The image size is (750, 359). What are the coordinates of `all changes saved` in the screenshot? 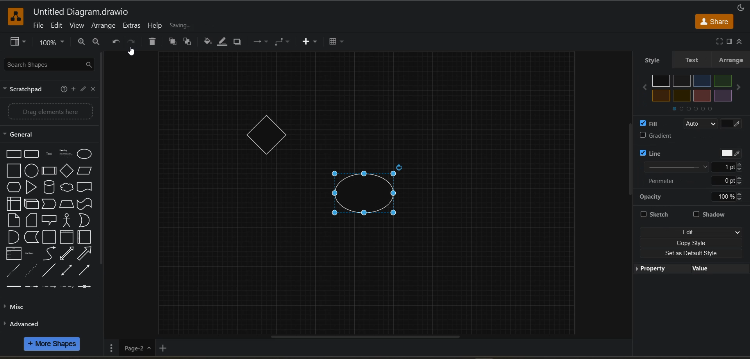 It's located at (194, 25).